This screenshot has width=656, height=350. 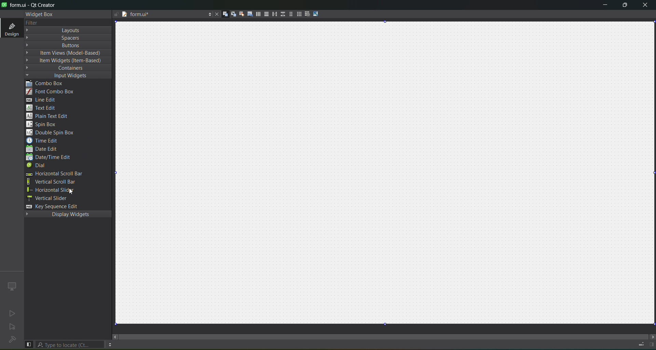 I want to click on tab order, so click(x=248, y=14).